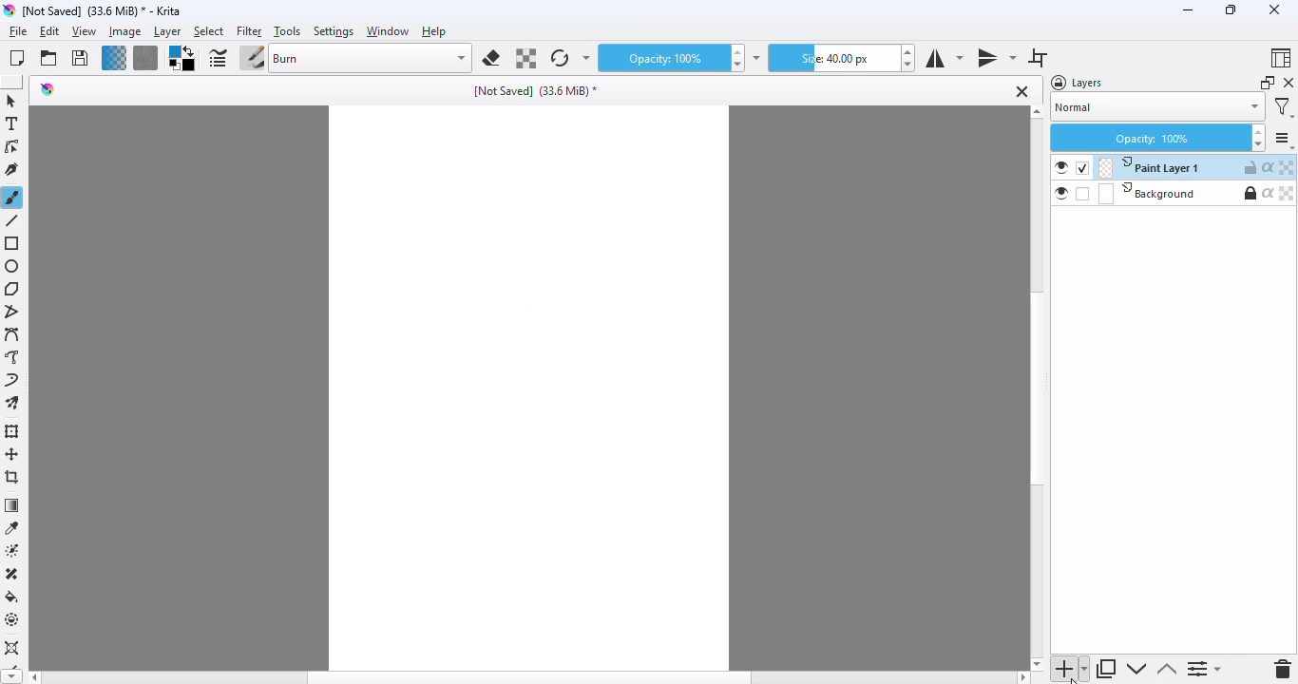 The image size is (1298, 684). Describe the element at coordinates (1205, 670) in the screenshot. I see `view or change the layer properties` at that location.